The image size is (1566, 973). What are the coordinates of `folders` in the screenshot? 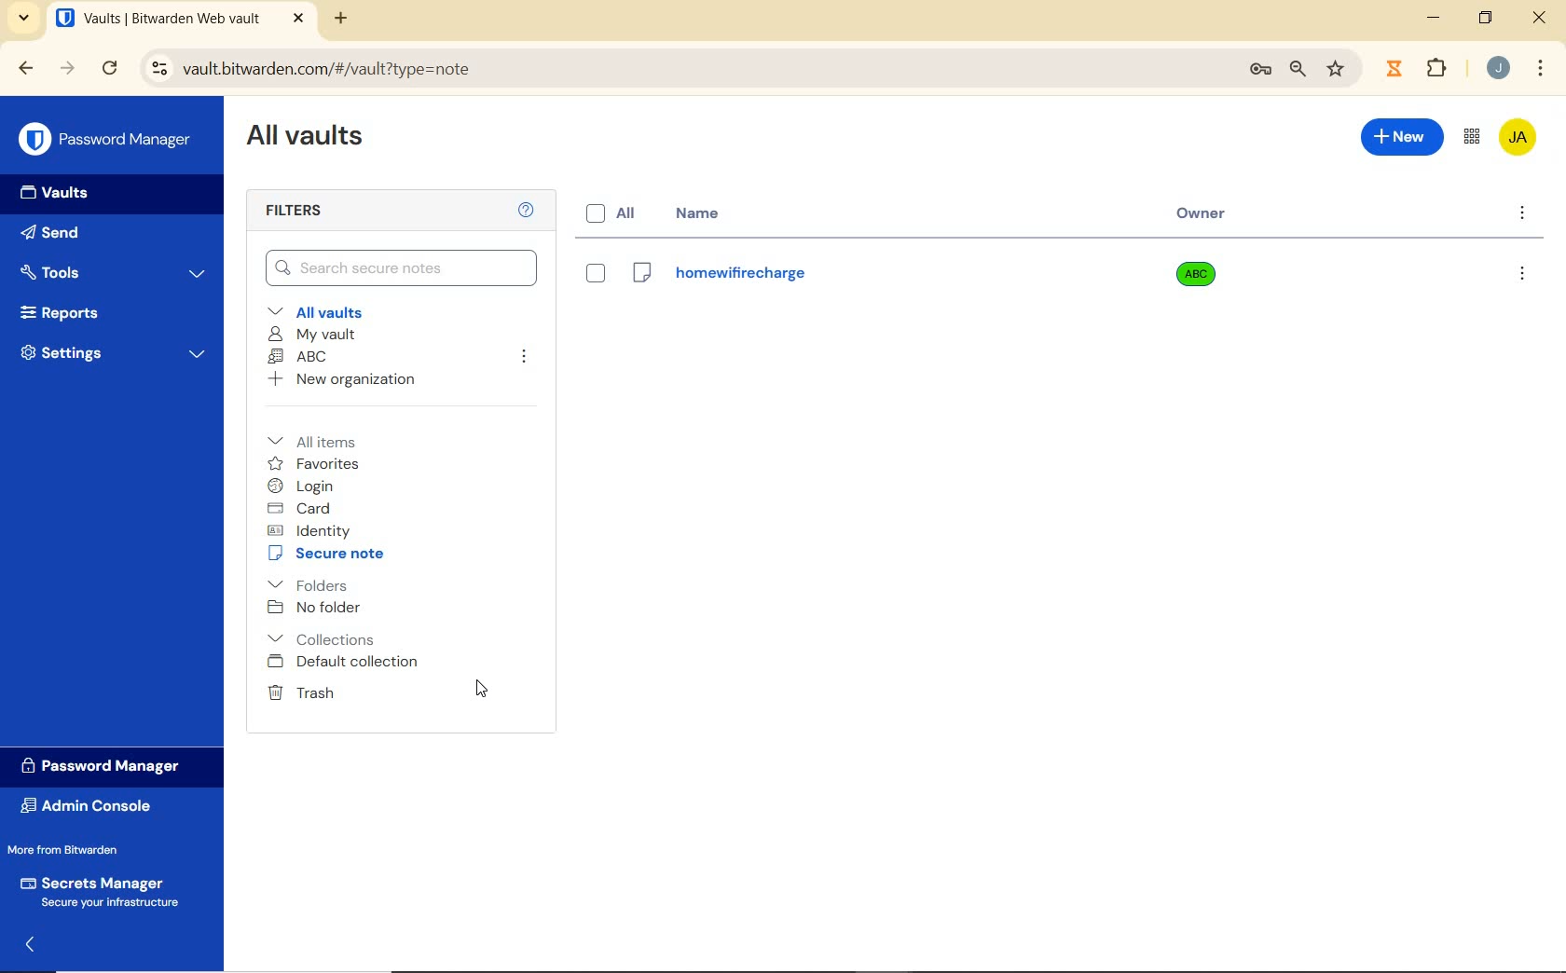 It's located at (307, 583).